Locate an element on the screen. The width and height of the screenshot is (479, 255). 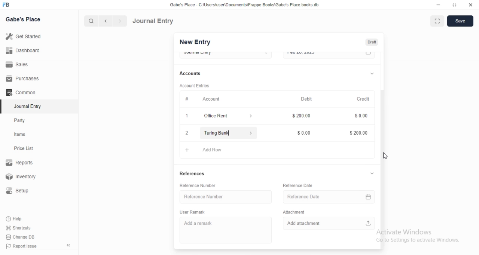
1 is located at coordinates (186, 115).